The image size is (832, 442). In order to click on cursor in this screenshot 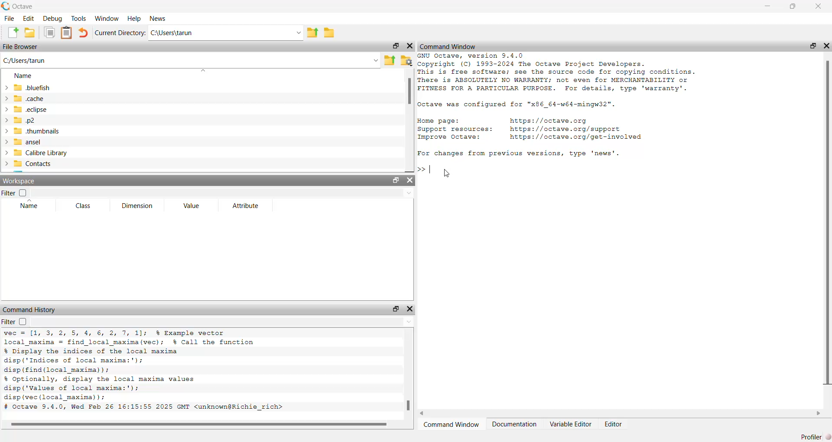, I will do `click(447, 174)`.